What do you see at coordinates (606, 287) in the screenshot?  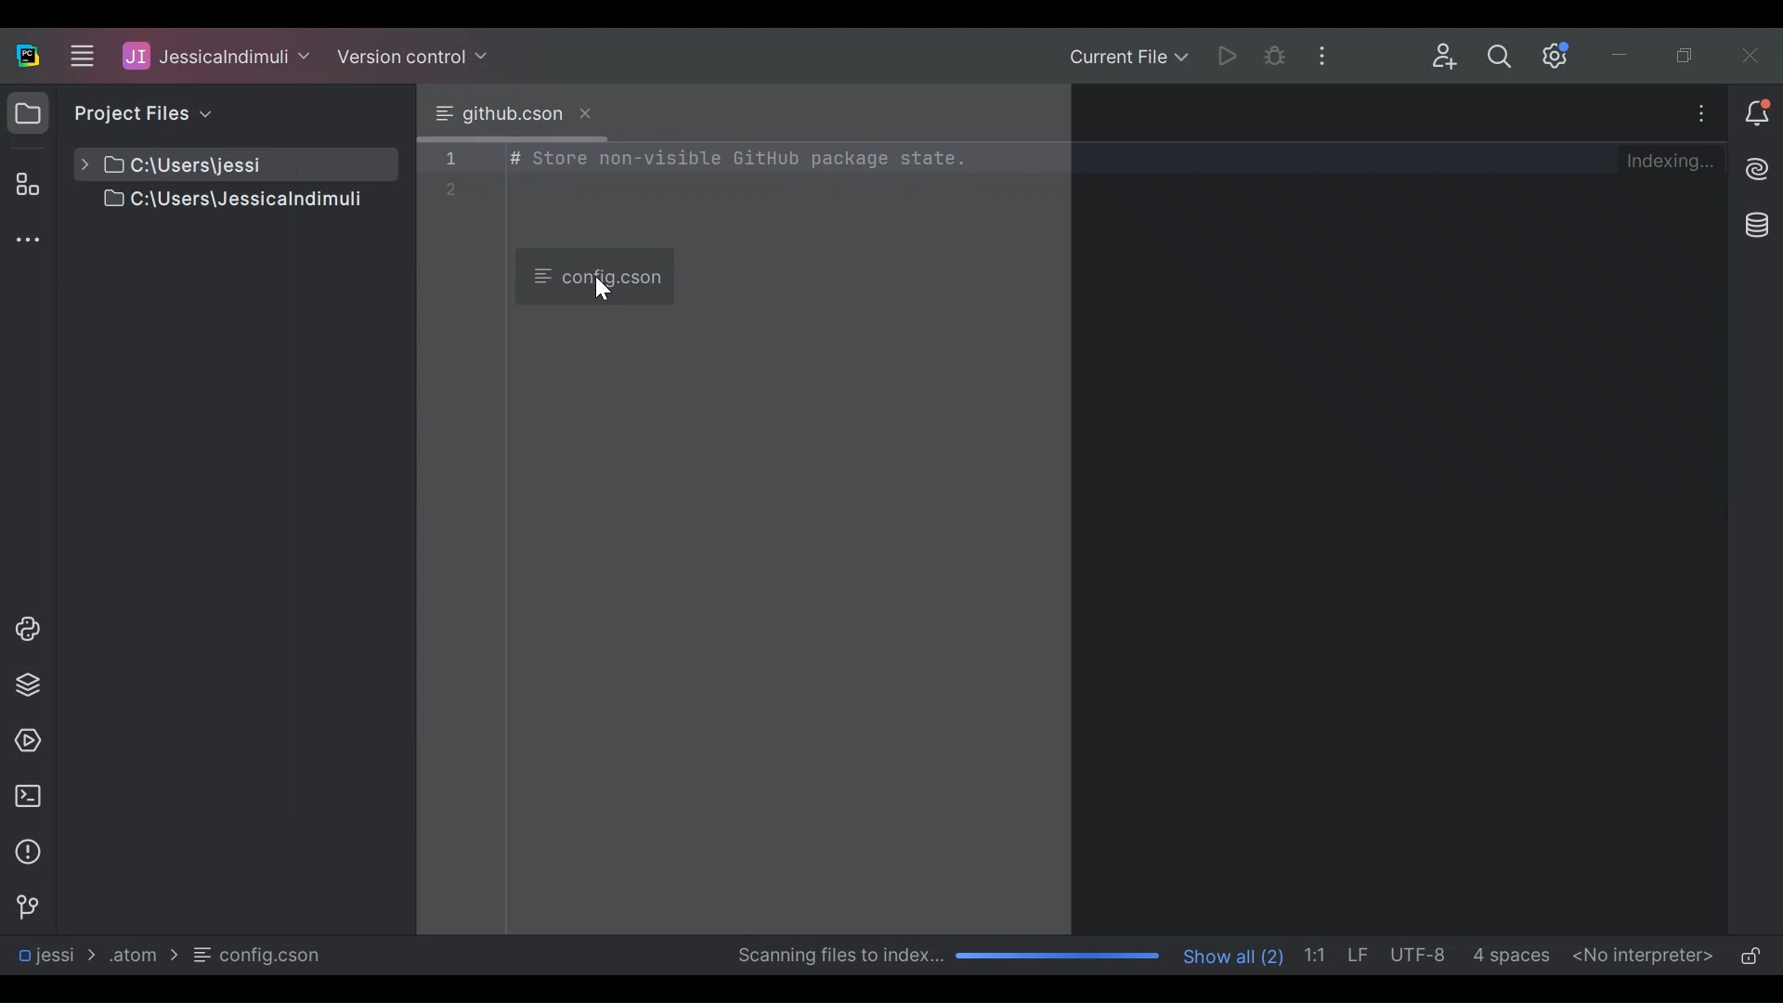 I see `Cursor` at bounding box center [606, 287].